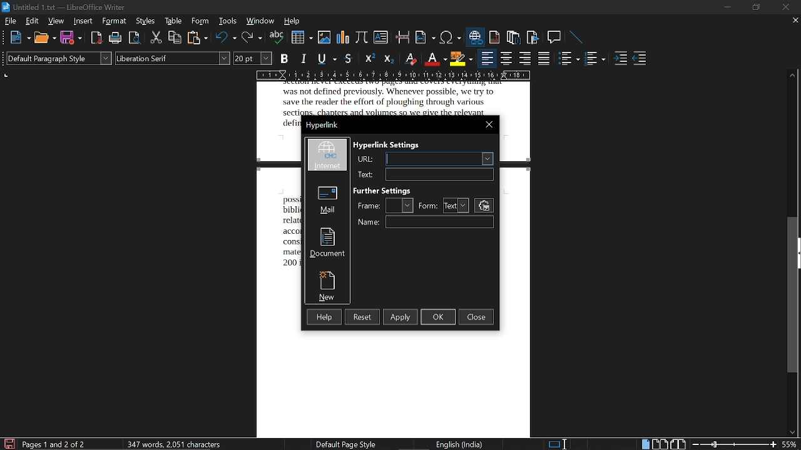  I want to click on eraser, so click(411, 58).